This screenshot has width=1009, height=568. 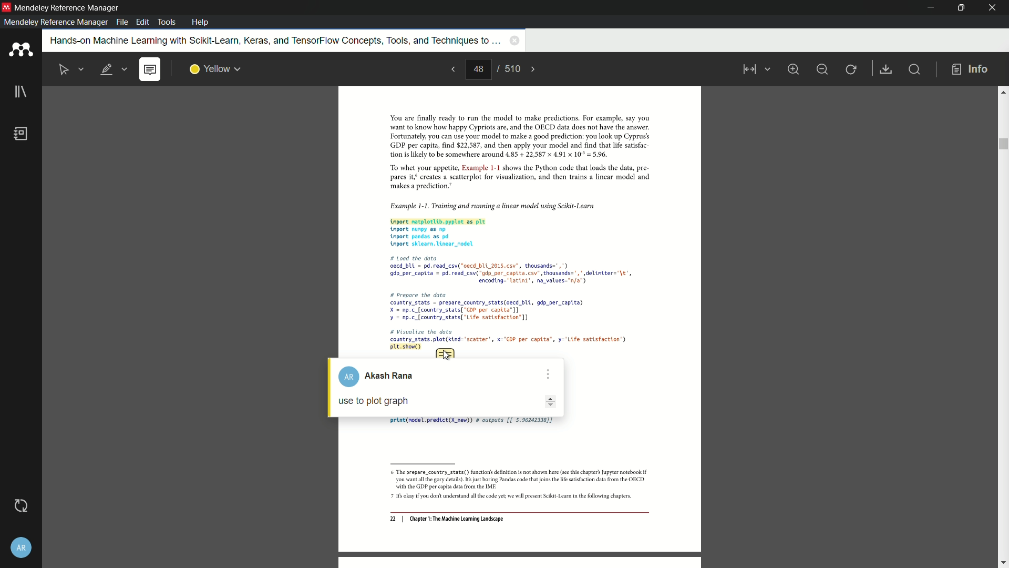 What do you see at coordinates (792, 69) in the screenshot?
I see `zoom in` at bounding box center [792, 69].